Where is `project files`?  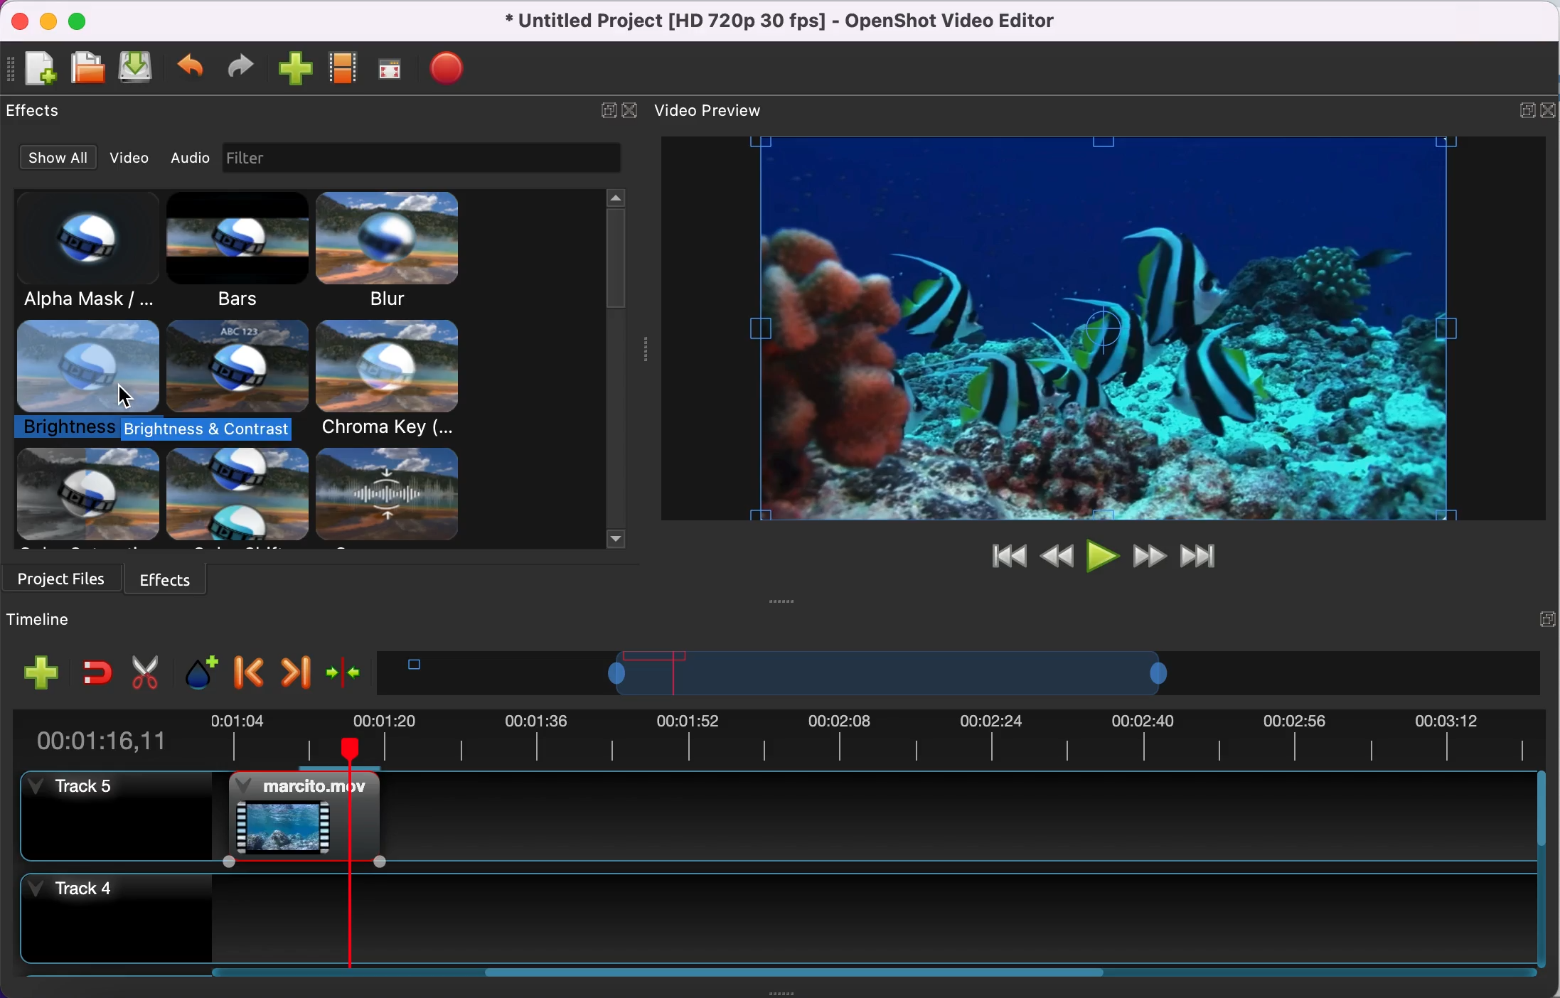 project files is located at coordinates (63, 578).